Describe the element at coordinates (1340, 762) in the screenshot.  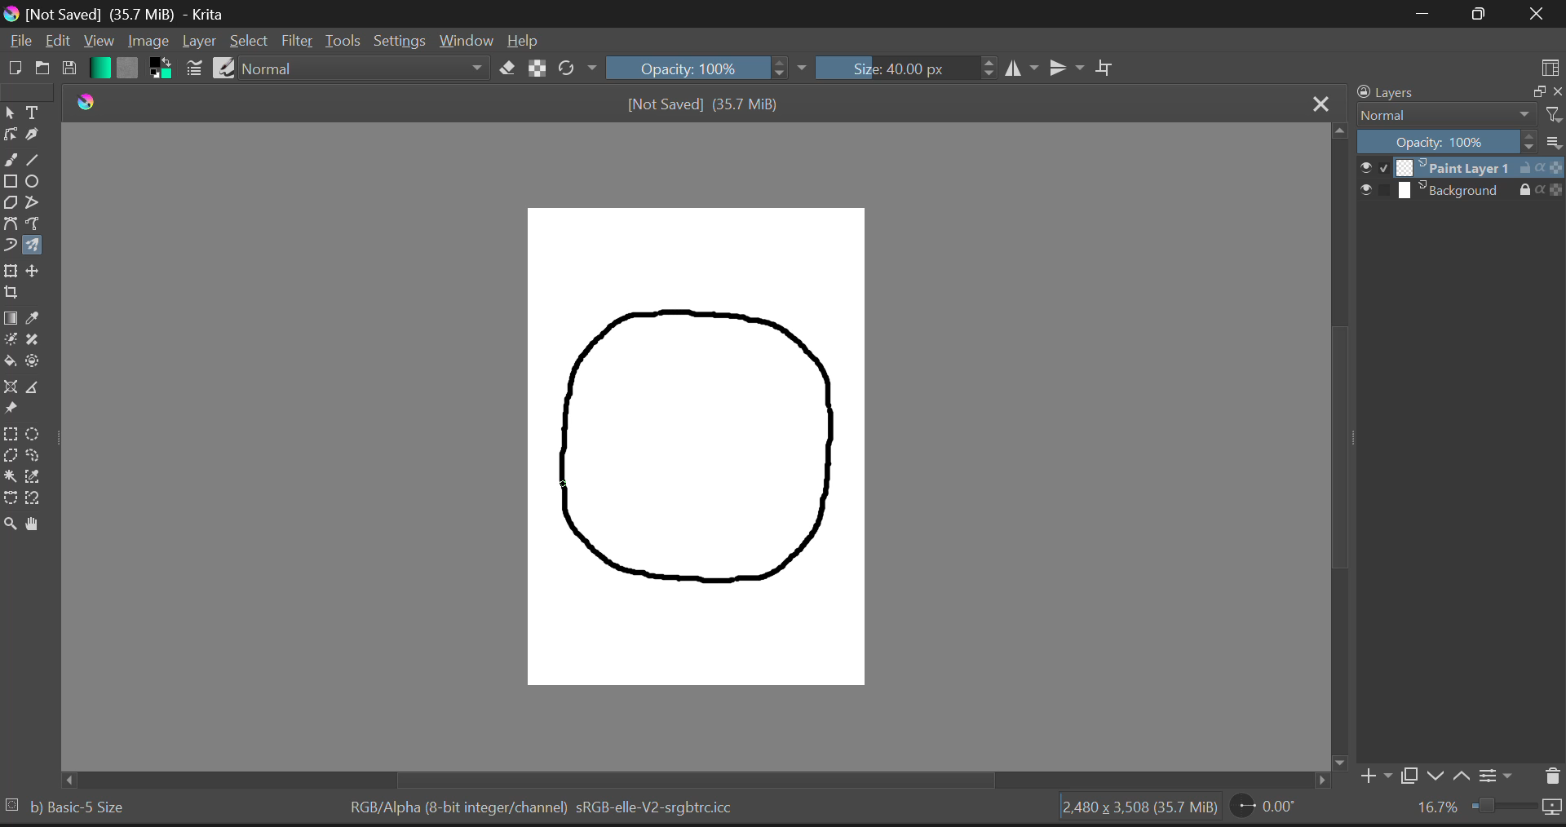
I see `` at that location.